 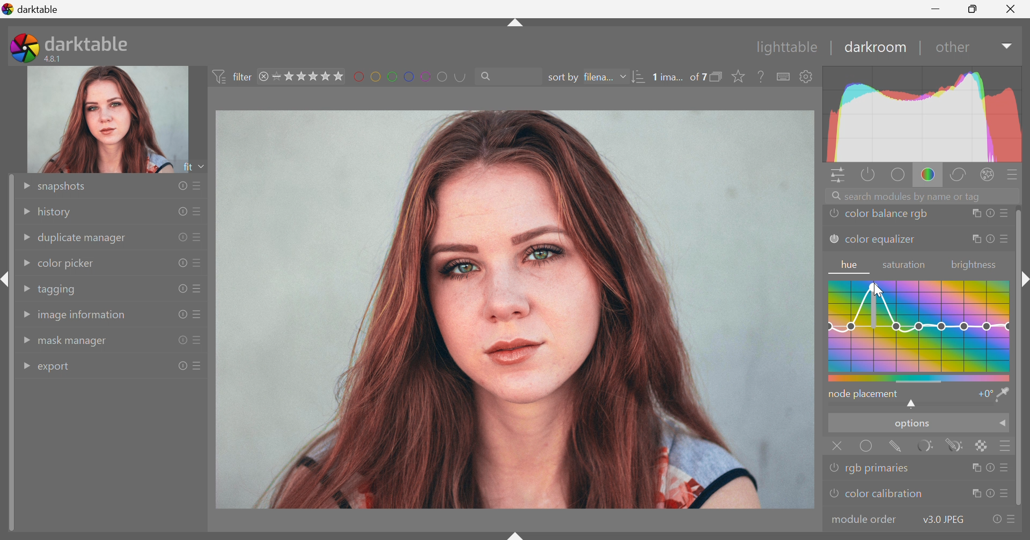 What do you see at coordinates (25, 364) in the screenshot?
I see `Drop Down` at bounding box center [25, 364].